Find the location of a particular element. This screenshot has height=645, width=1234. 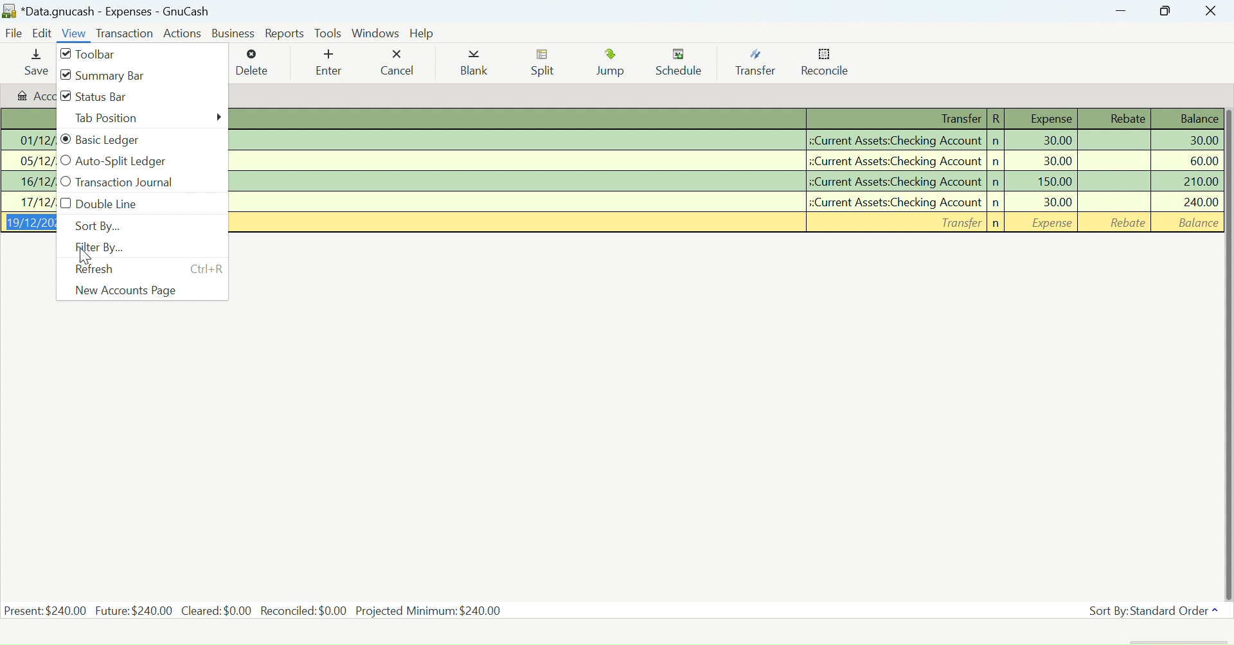

View is located at coordinates (75, 35).